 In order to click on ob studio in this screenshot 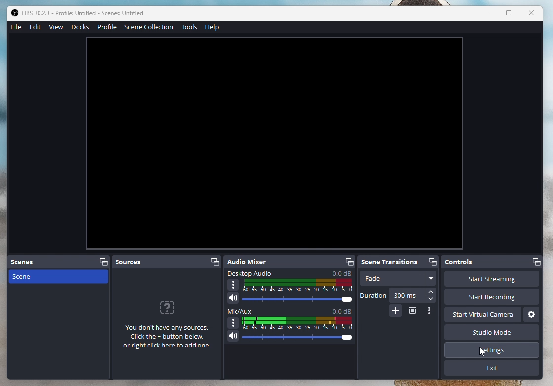, I will do `click(84, 13)`.